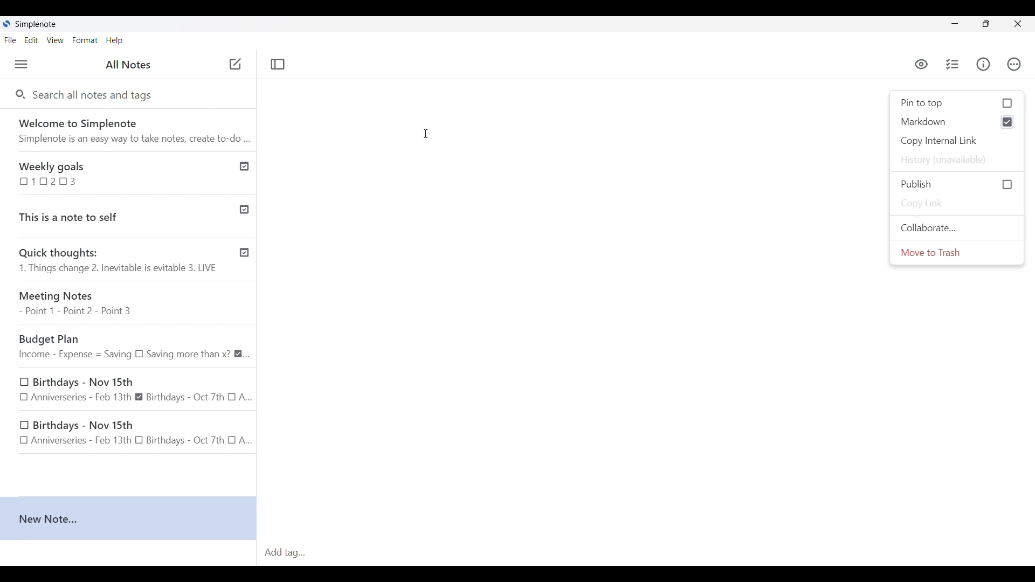 The image size is (1035, 582). I want to click on Info, so click(983, 64).